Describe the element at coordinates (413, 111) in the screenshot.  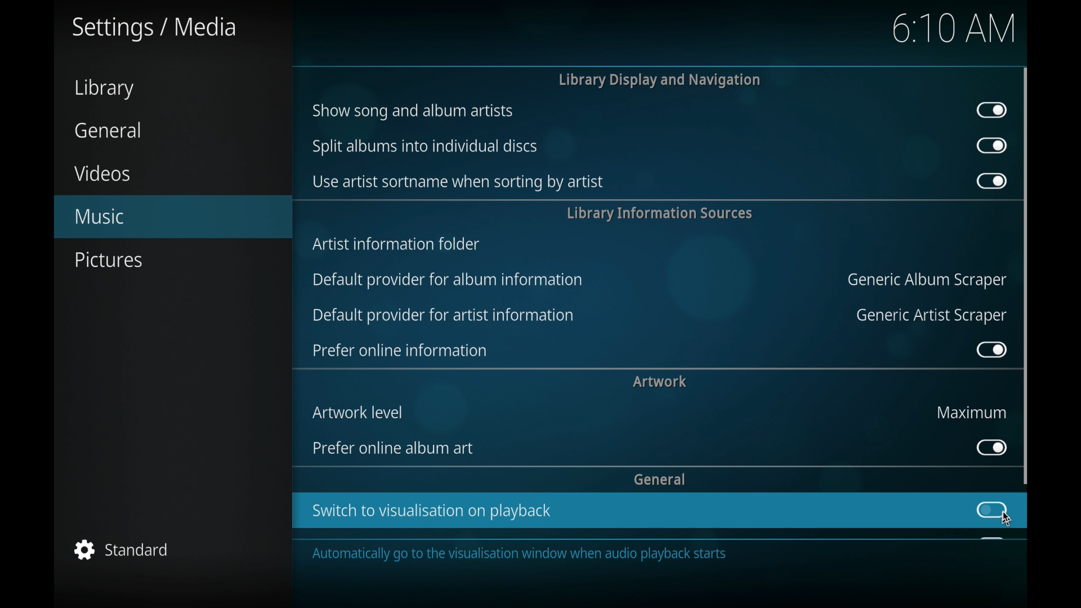
I see `show song` at that location.